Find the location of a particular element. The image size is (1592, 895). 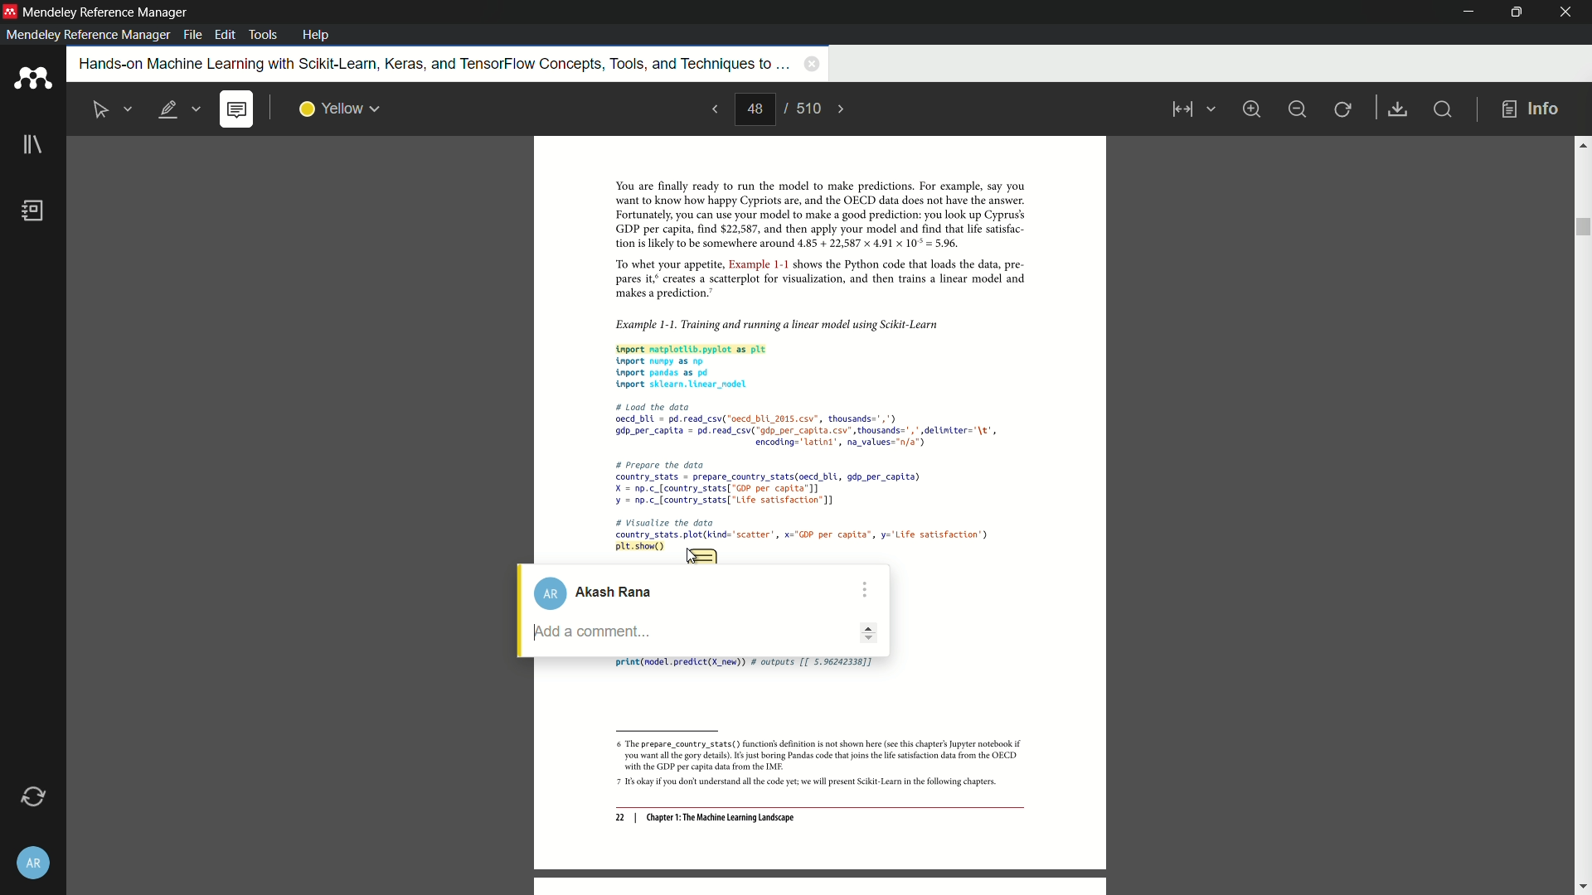

file menu is located at coordinates (192, 35).